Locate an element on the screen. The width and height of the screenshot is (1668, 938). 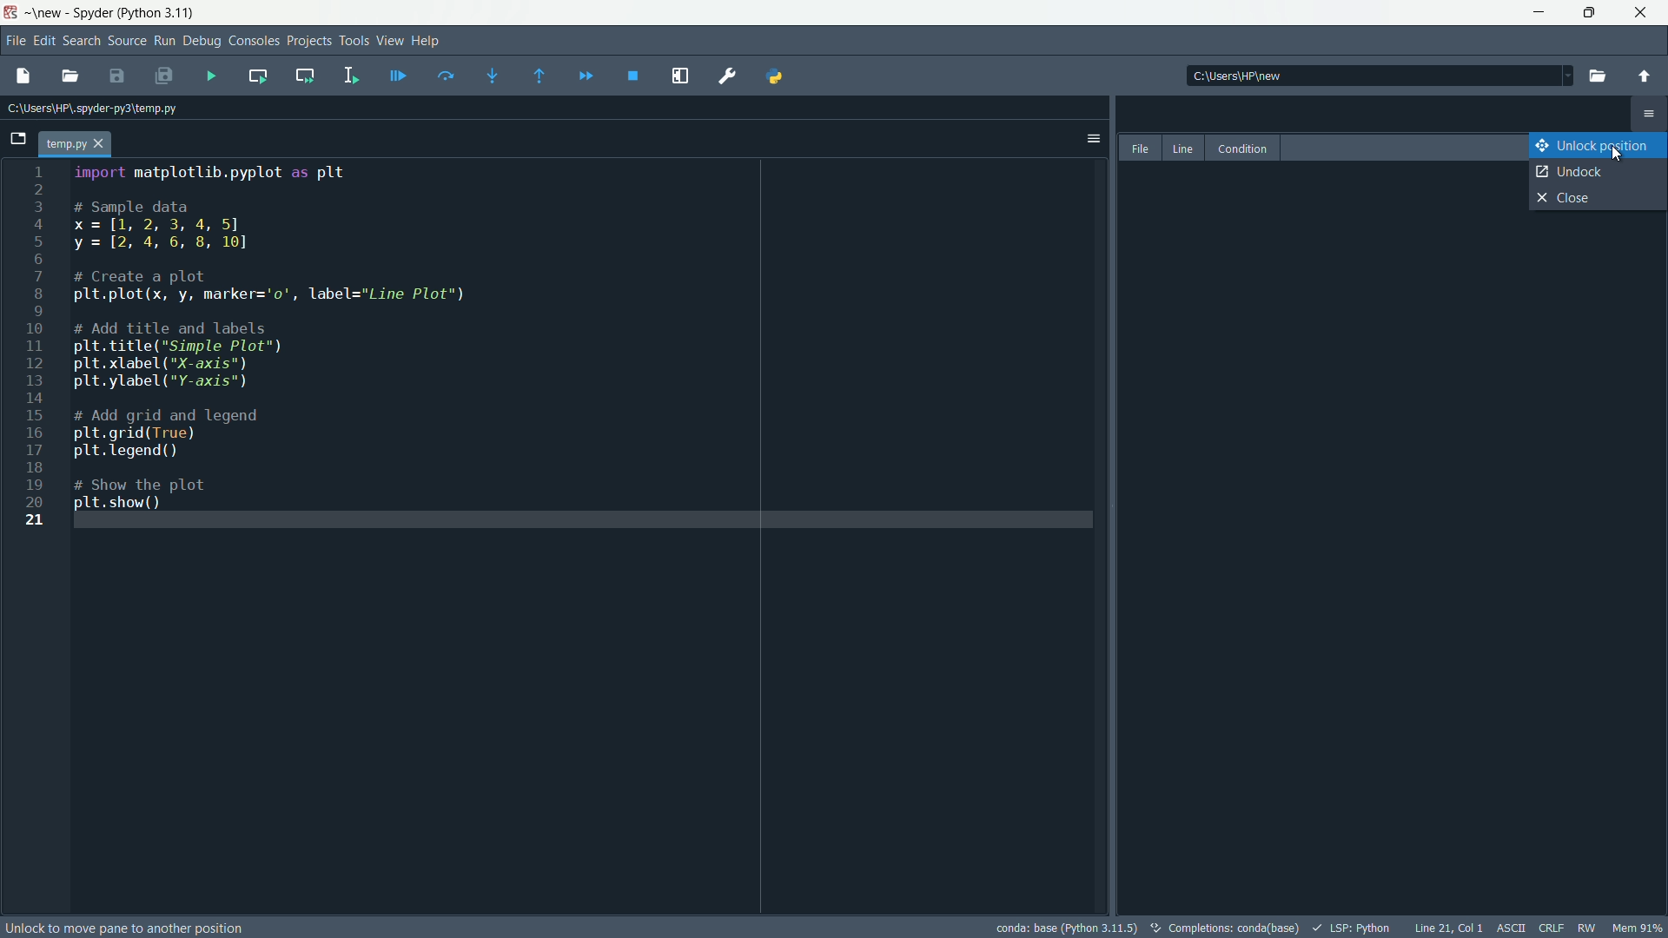
Unlock to move pane to another position is located at coordinates (126, 928).